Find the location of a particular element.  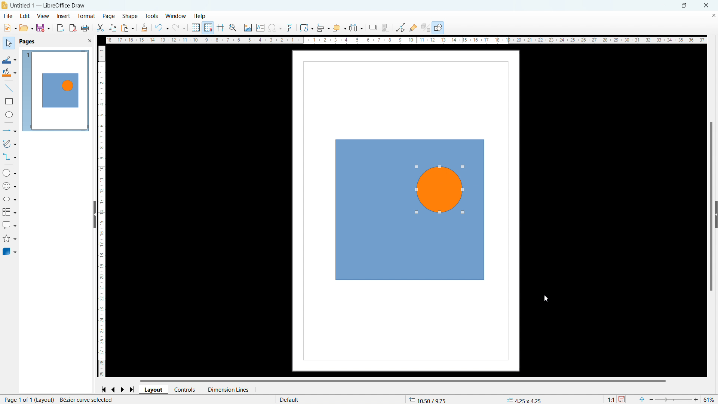

dimension lines is located at coordinates (227, 389).